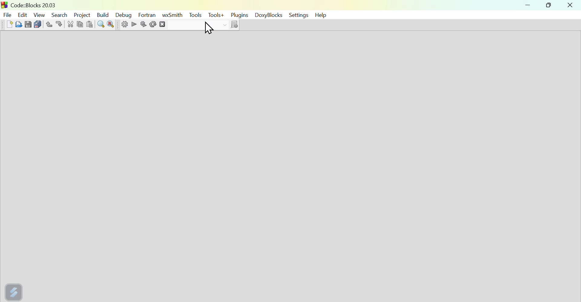 The image size is (581, 302). What do you see at coordinates (144, 24) in the screenshot?
I see `` at bounding box center [144, 24].